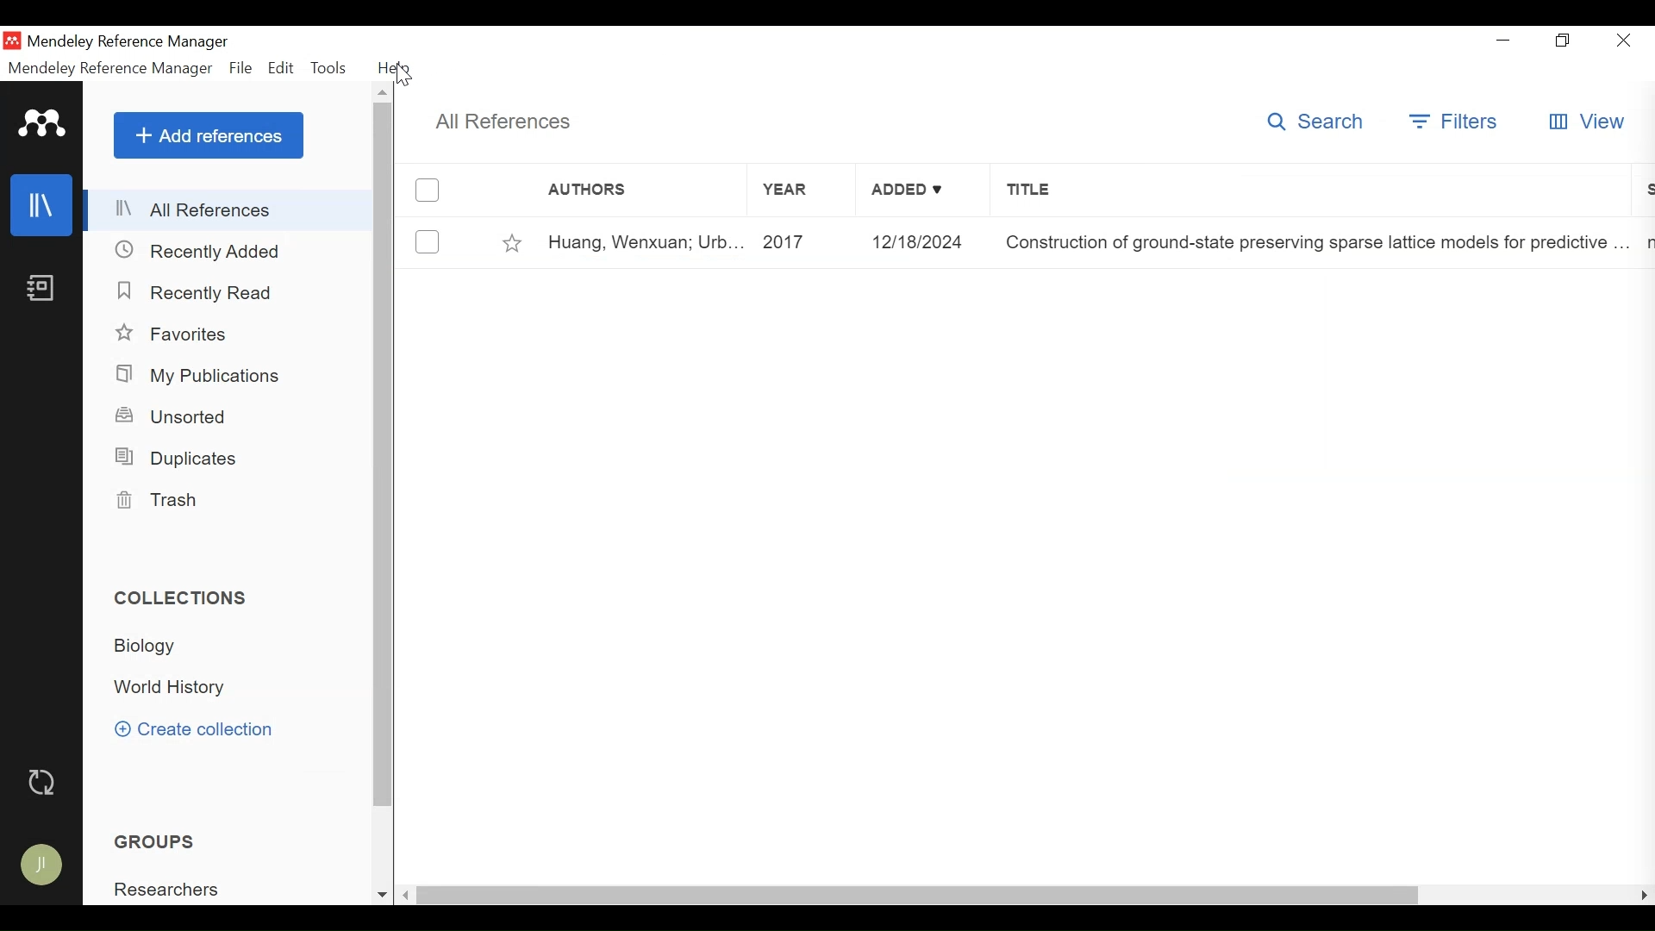  I want to click on Year, so click(803, 243).